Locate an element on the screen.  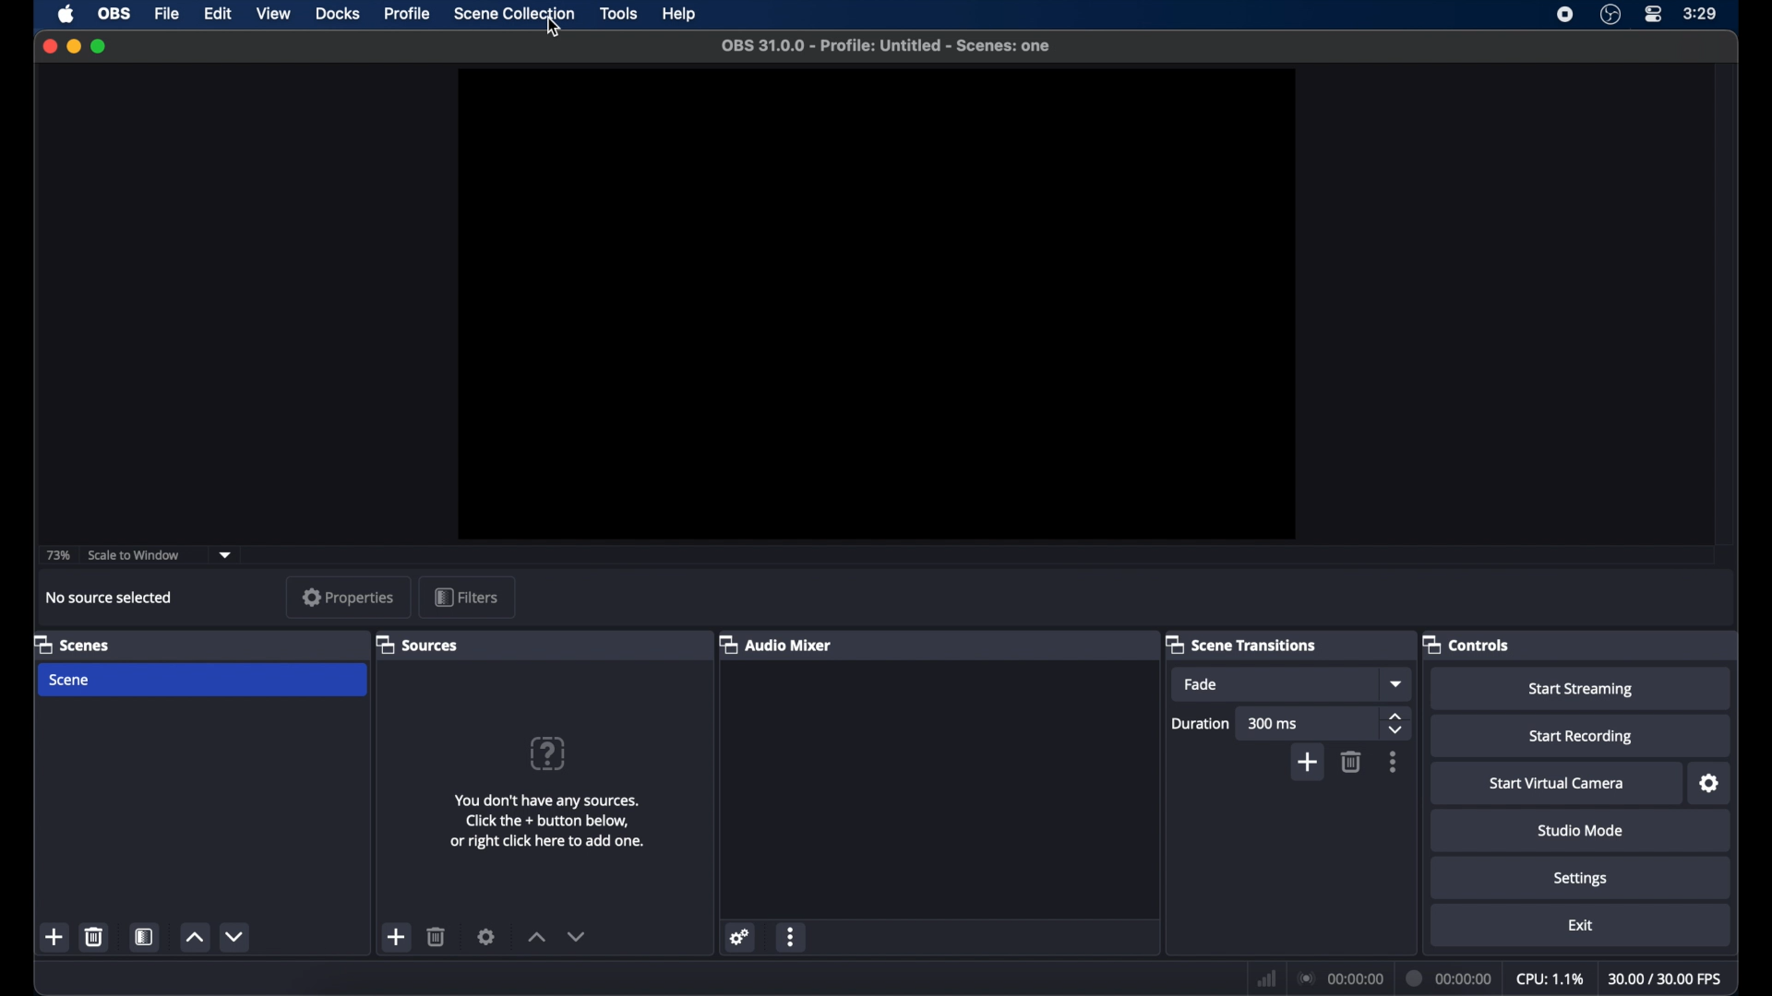
300ms is located at coordinates (1274, 723).